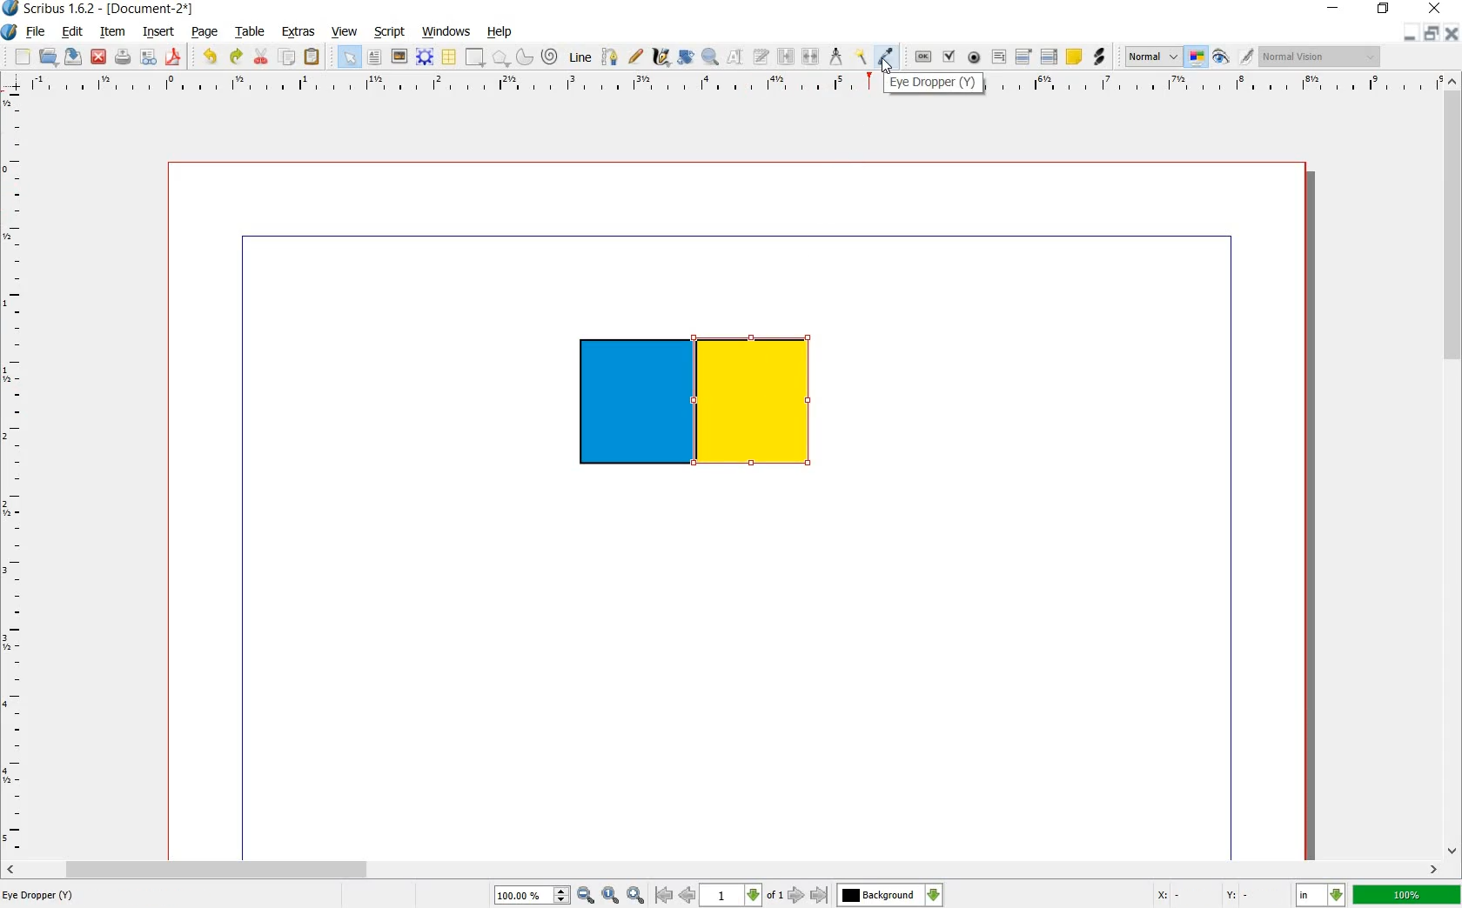  Describe the element at coordinates (500, 58) in the screenshot. I see `polygon` at that location.